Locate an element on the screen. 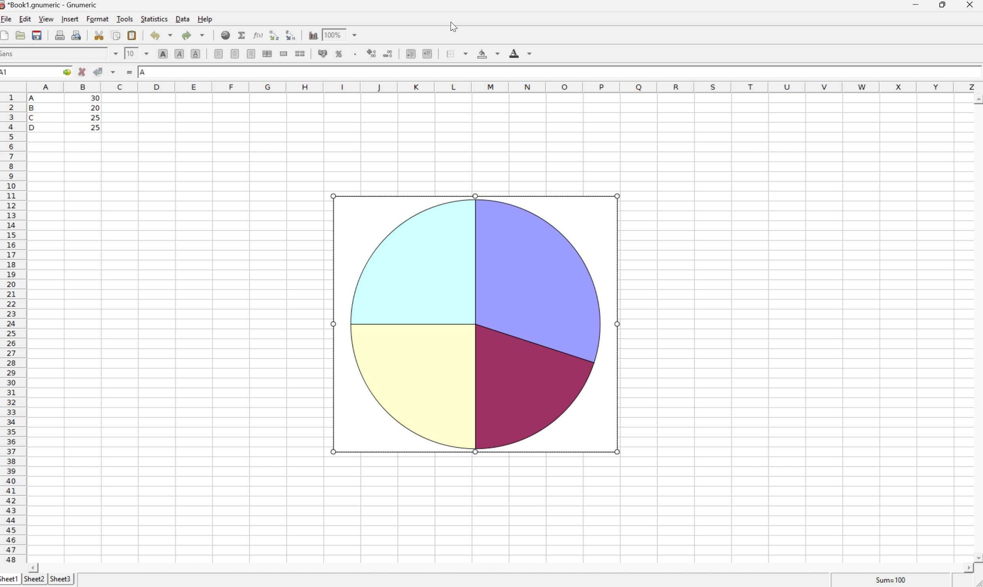 This screenshot has width=983, height=587. Save the current workbook is located at coordinates (36, 35).